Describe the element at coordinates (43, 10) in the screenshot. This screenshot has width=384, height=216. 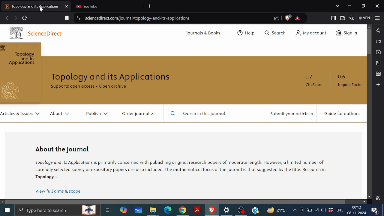
I see `cursor` at that location.